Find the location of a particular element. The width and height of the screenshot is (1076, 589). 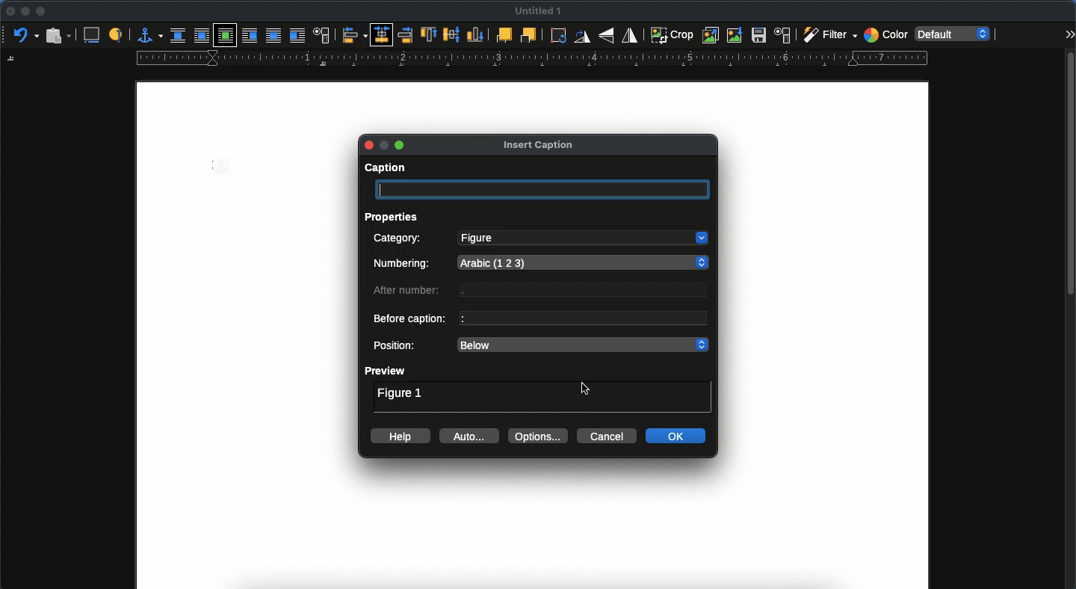

parallel is located at coordinates (201, 35).